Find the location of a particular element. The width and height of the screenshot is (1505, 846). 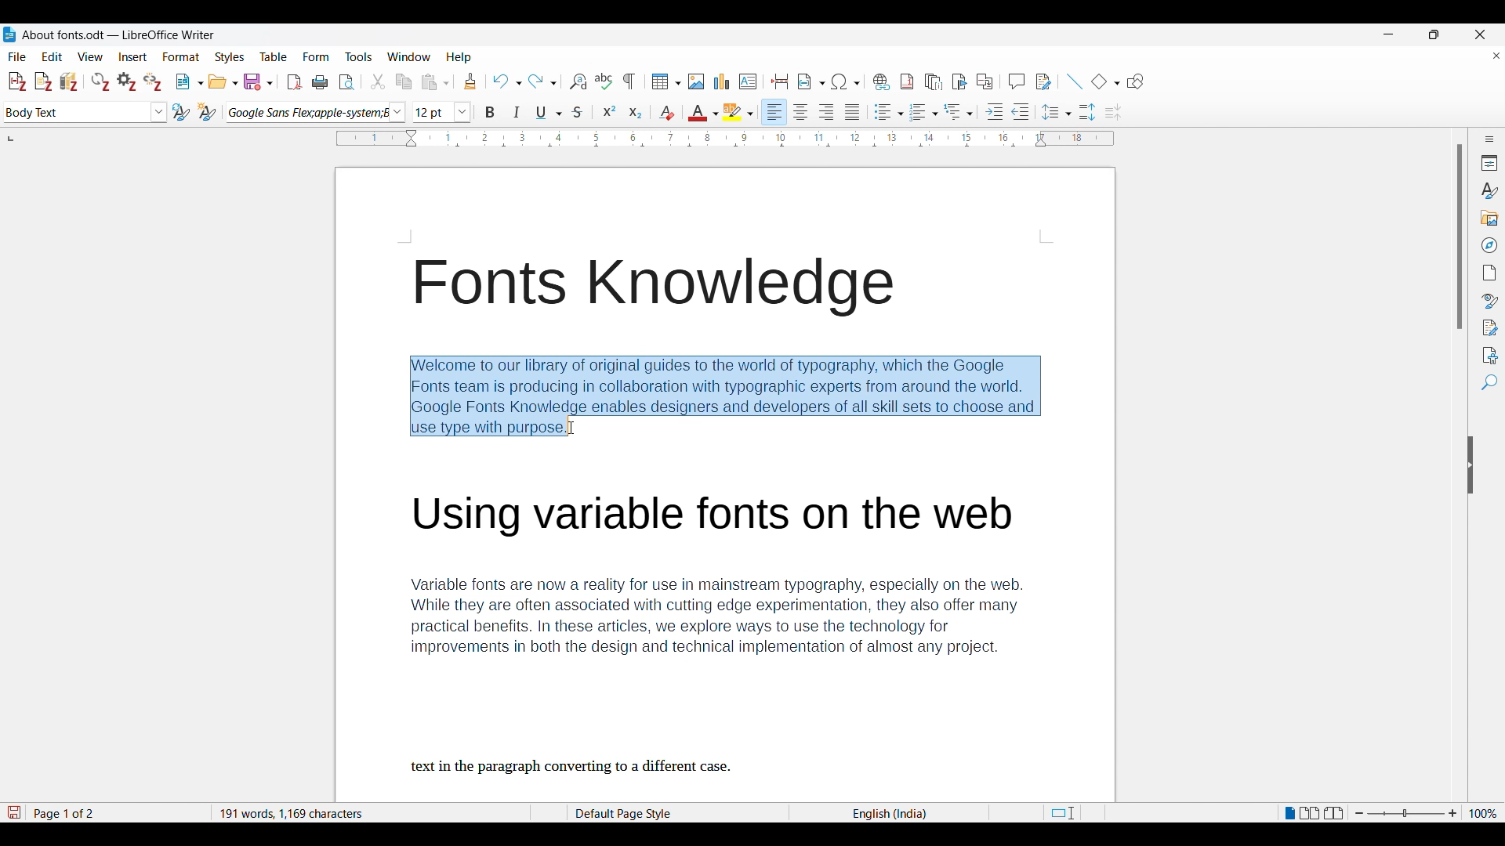

Current zoom factor is located at coordinates (1483, 813).